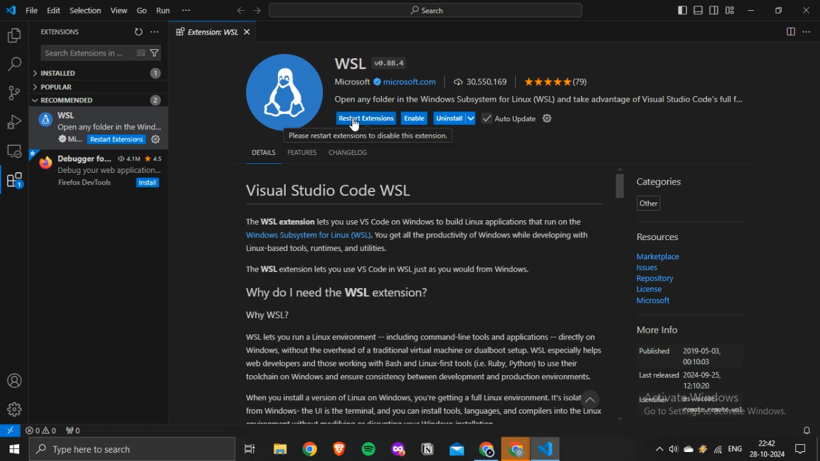  Describe the element at coordinates (509, 118) in the screenshot. I see `Auto Update` at that location.